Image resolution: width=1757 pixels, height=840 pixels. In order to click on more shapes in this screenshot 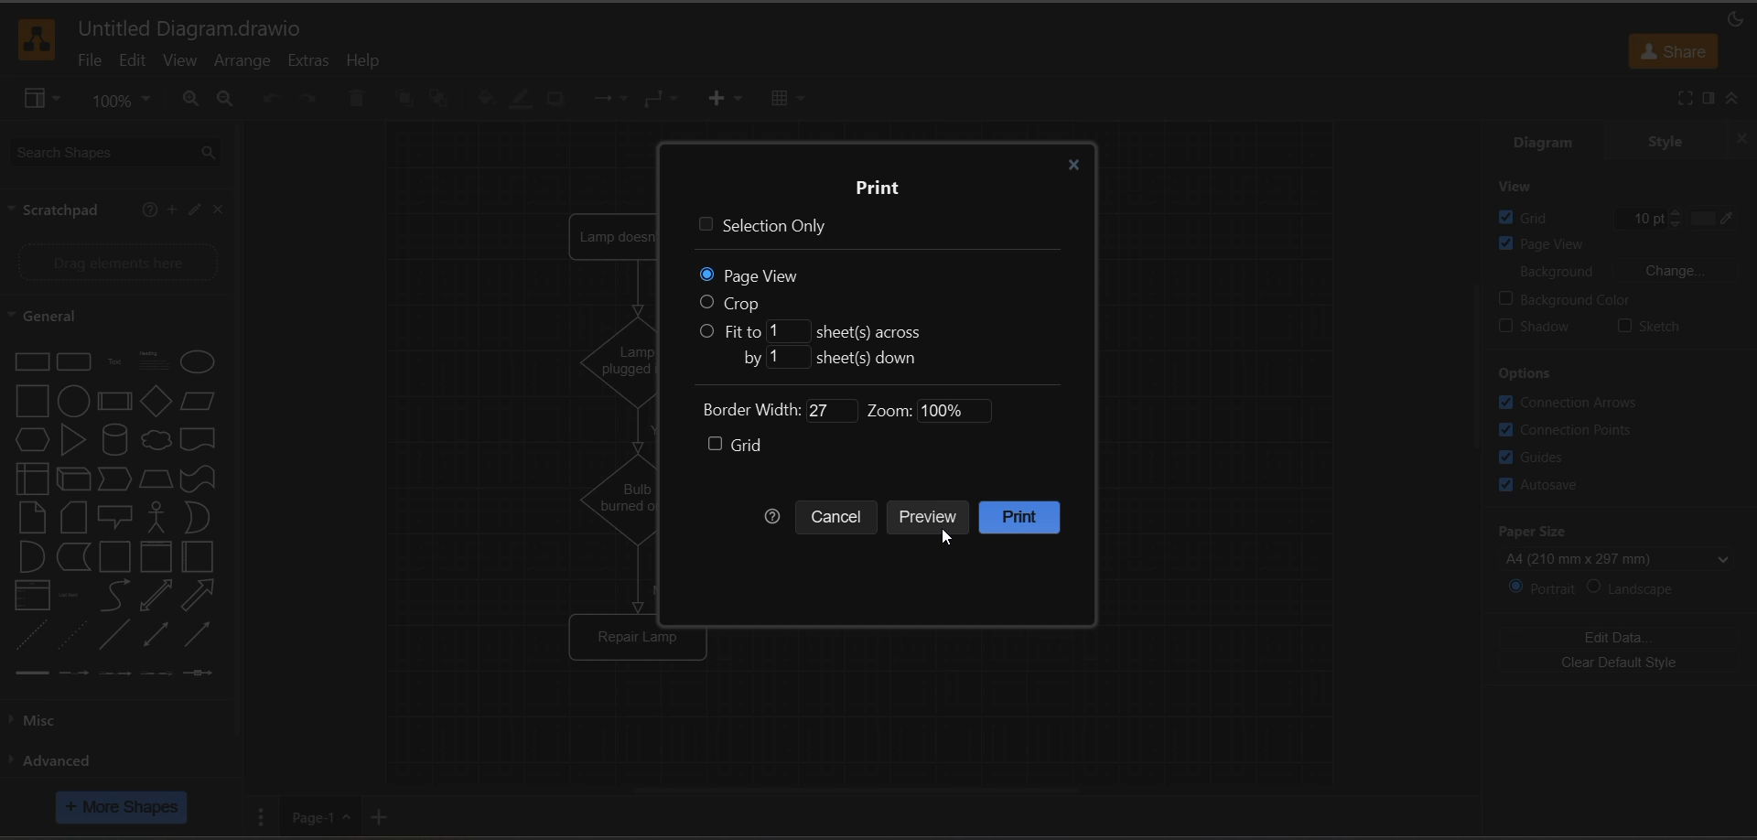, I will do `click(124, 807)`.